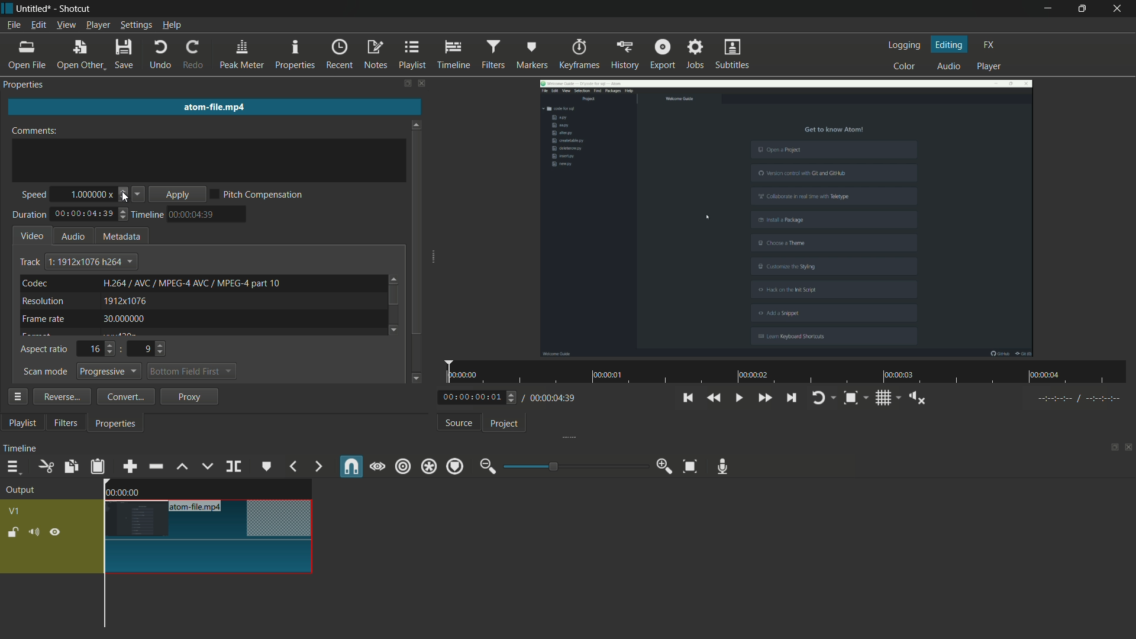 The image size is (1136, 639). What do you see at coordinates (788, 218) in the screenshot?
I see `imported file` at bounding box center [788, 218].